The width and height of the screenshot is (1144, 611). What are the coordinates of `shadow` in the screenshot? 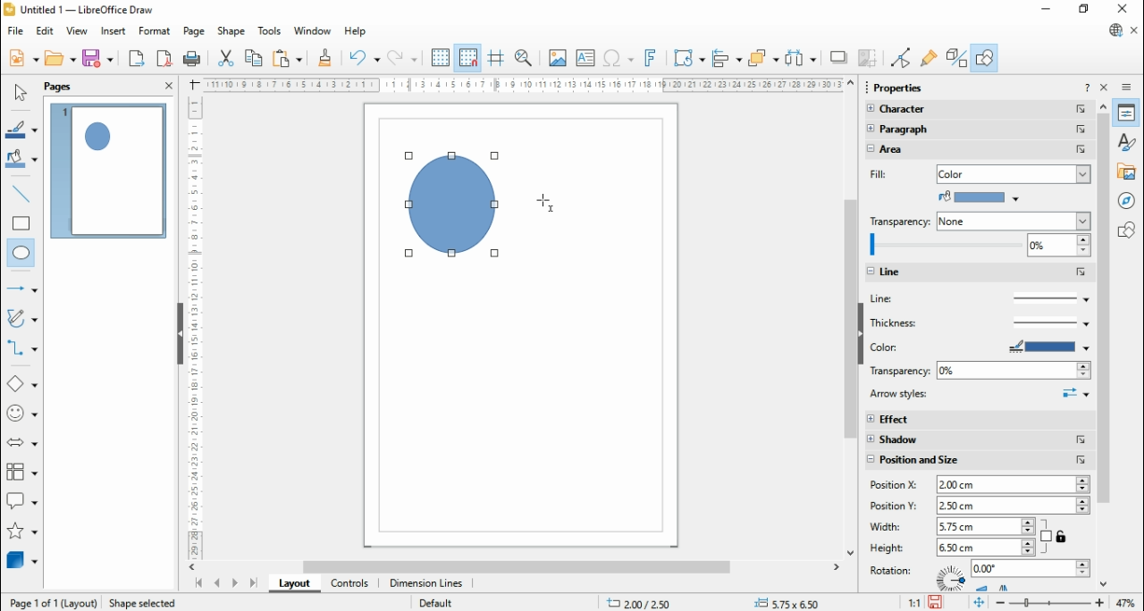 It's located at (839, 57).